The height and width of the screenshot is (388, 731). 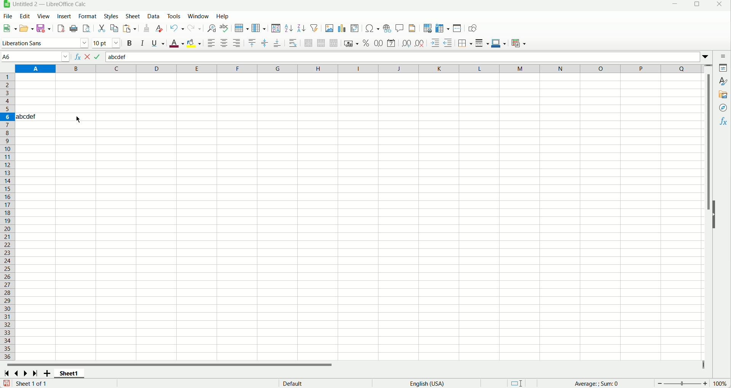 I want to click on font size, so click(x=107, y=43).